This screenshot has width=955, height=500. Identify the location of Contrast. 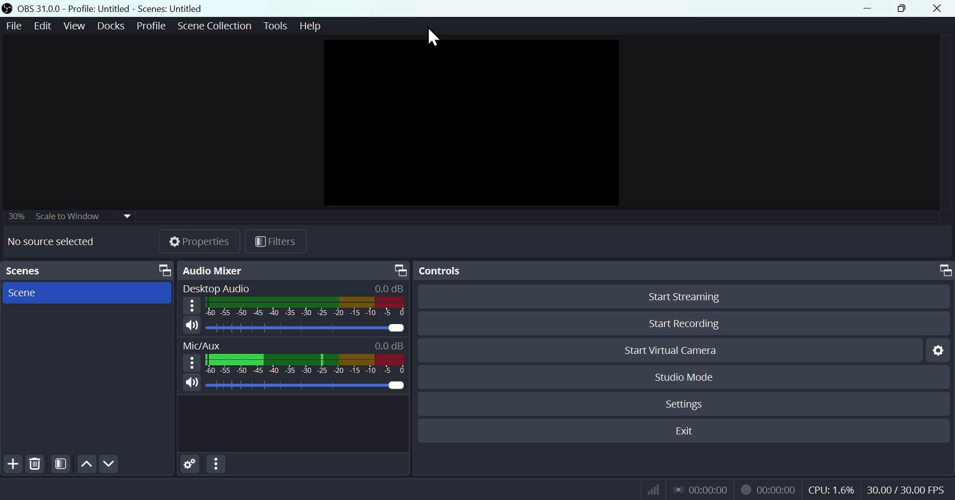
(61, 464).